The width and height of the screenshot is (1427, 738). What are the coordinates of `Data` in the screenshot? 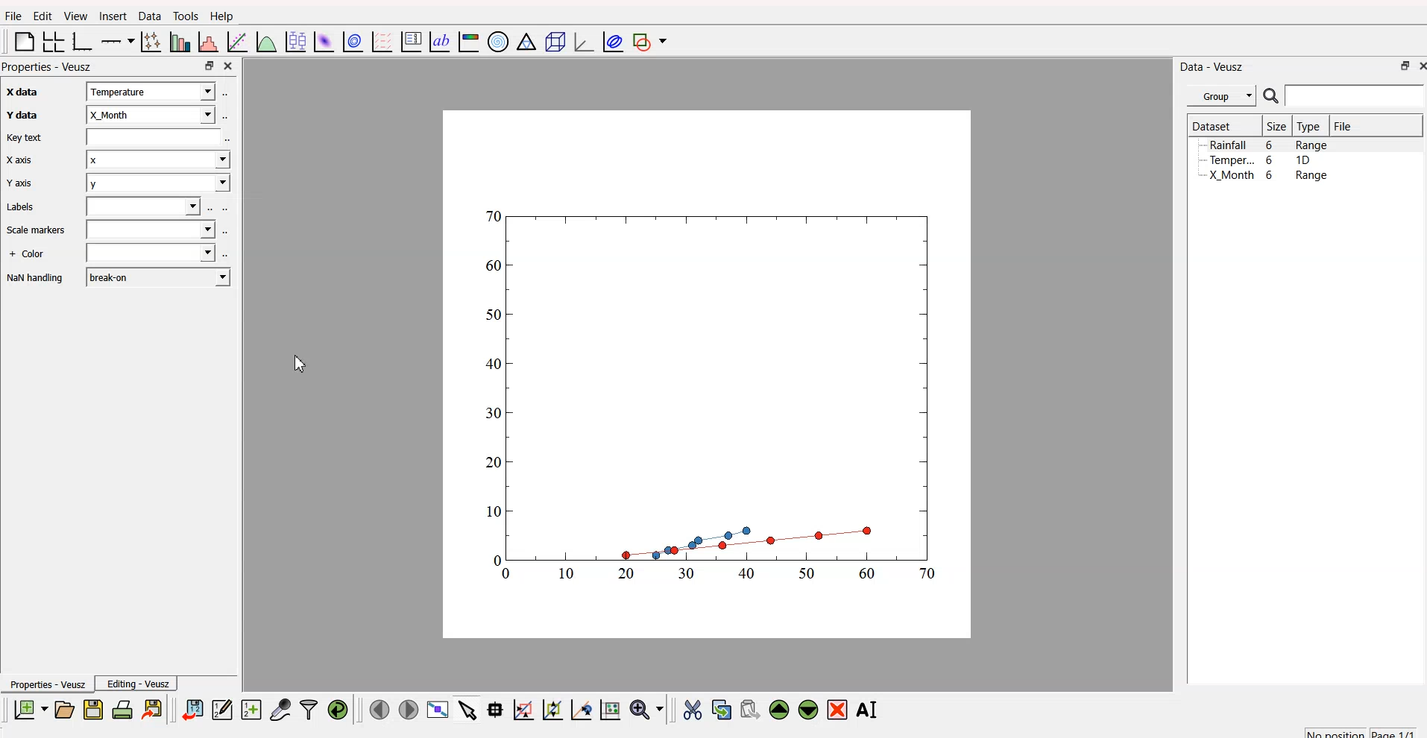 It's located at (147, 17).